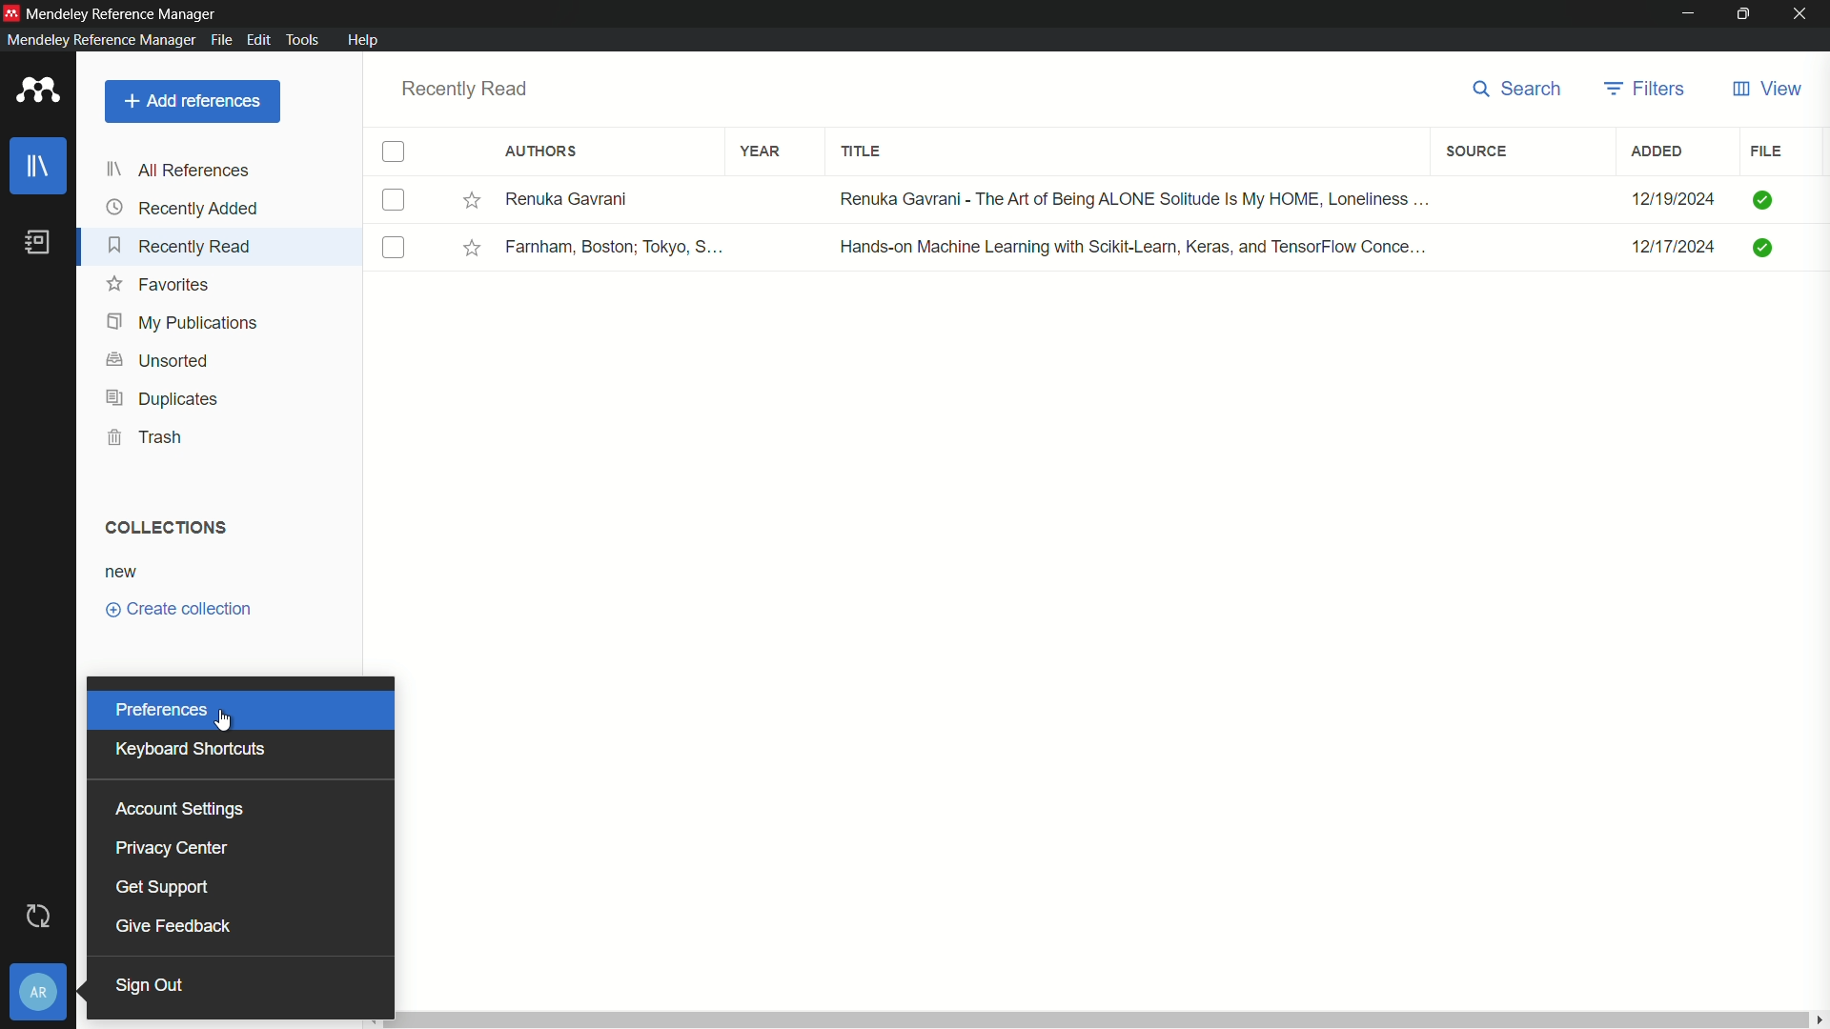 The width and height of the screenshot is (1830, 1029). I want to click on file, so click(1766, 151).